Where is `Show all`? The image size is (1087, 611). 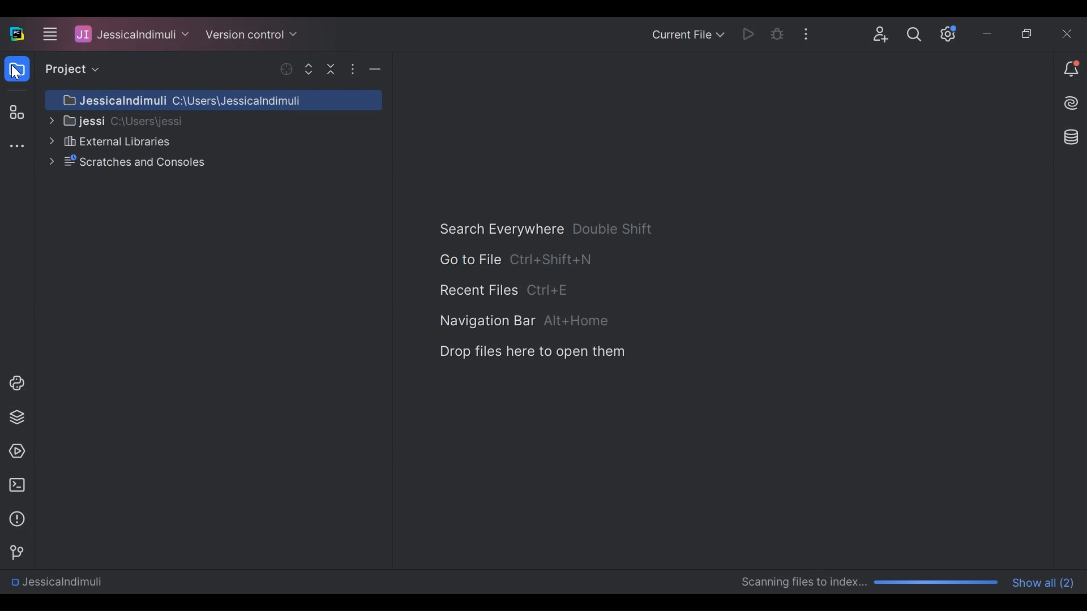 Show all is located at coordinates (1042, 583).